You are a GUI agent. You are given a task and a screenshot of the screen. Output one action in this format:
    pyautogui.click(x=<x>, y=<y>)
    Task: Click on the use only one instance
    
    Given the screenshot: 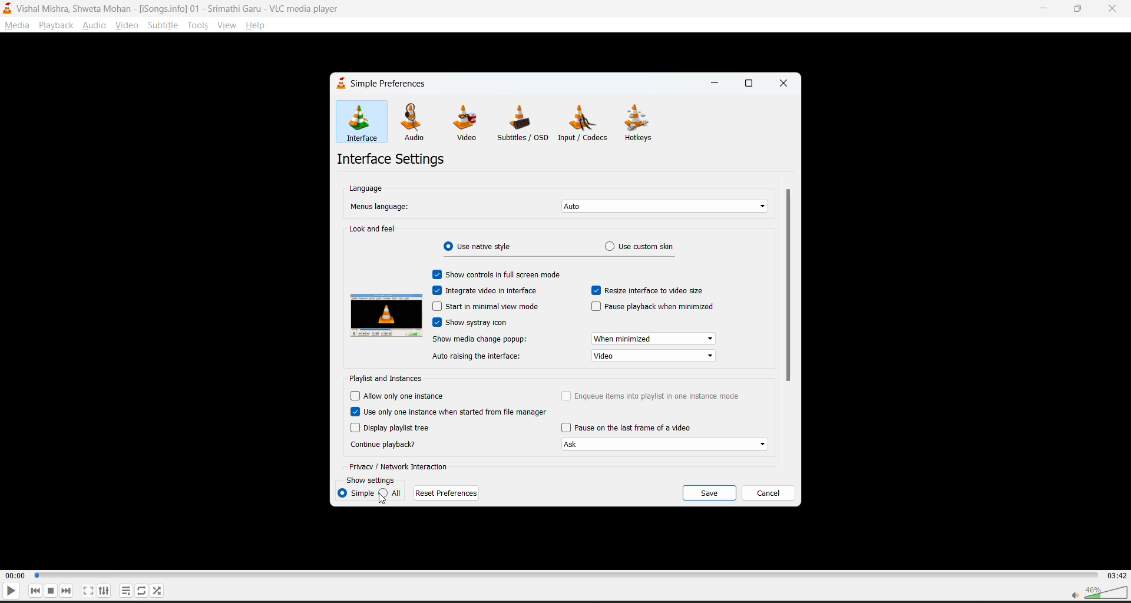 What is the action you would take?
    pyautogui.click(x=449, y=411)
    